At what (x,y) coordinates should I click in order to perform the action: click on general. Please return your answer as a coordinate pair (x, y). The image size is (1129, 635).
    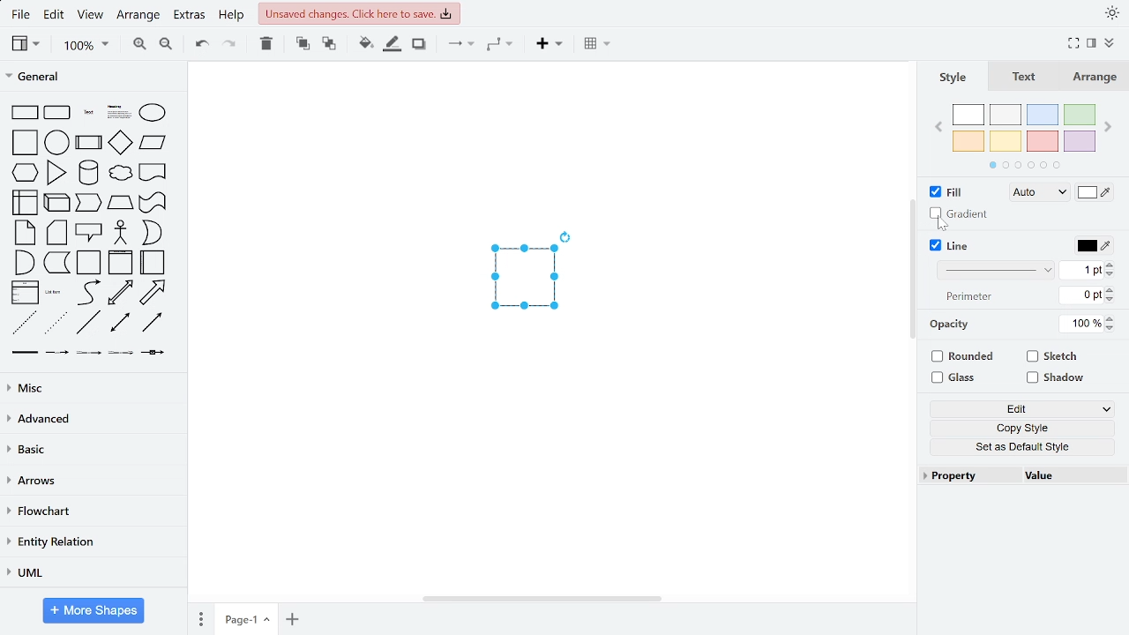
    Looking at the image, I should click on (90, 76).